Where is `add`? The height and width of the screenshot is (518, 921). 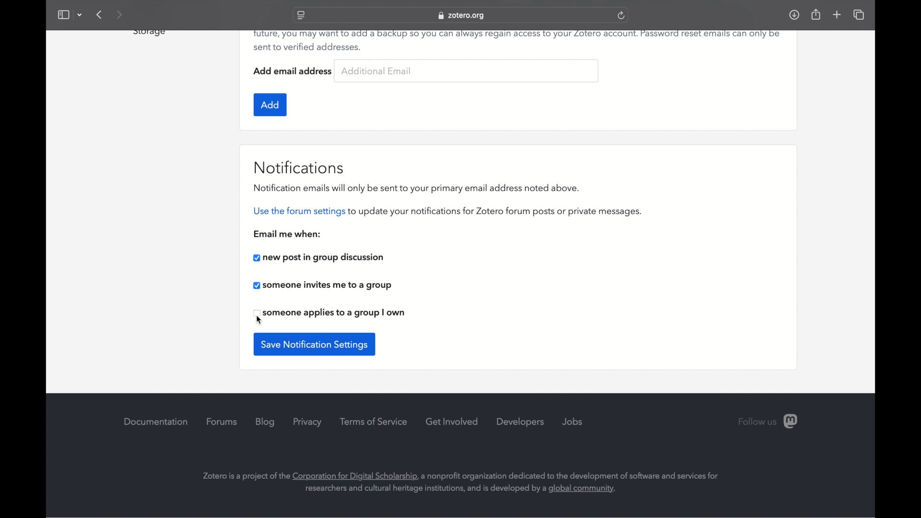 add is located at coordinates (270, 104).